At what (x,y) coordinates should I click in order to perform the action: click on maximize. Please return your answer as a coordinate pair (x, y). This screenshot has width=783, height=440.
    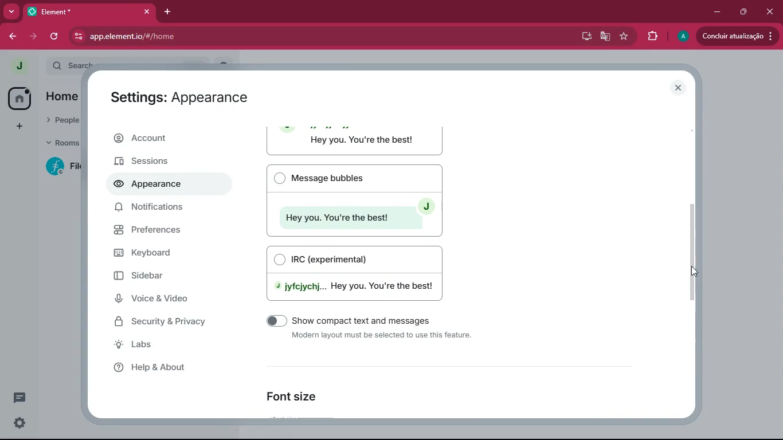
    Looking at the image, I should click on (746, 11).